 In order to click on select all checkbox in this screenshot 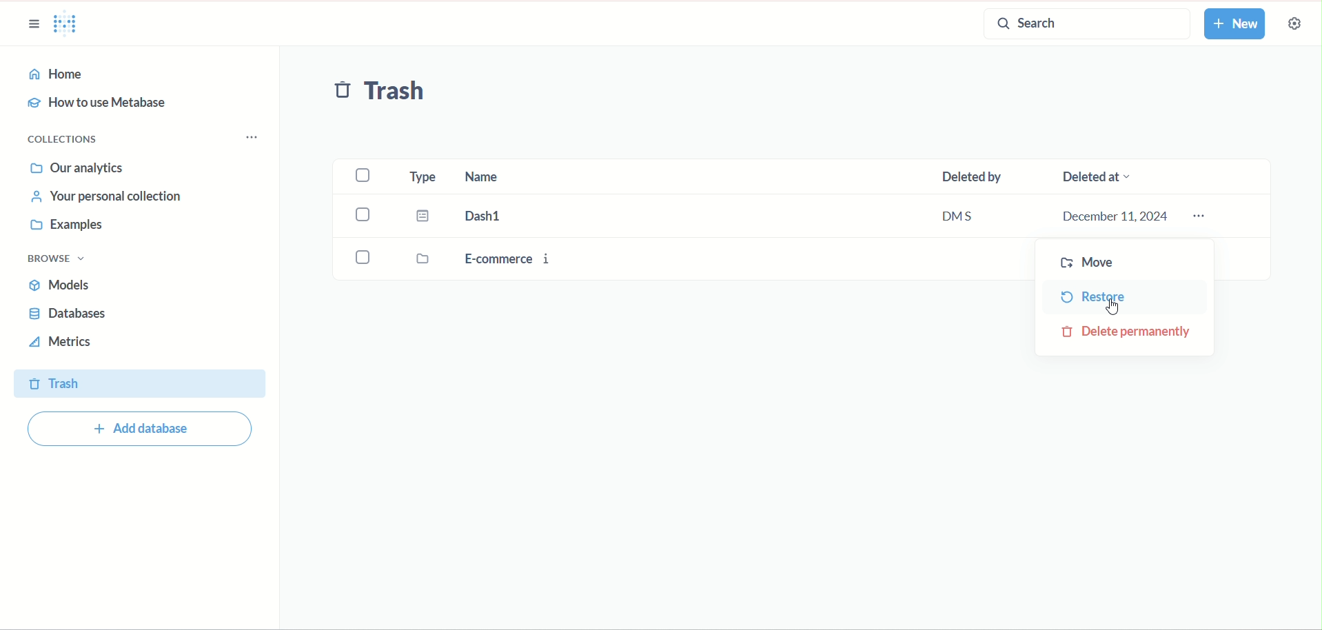, I will do `click(366, 174)`.